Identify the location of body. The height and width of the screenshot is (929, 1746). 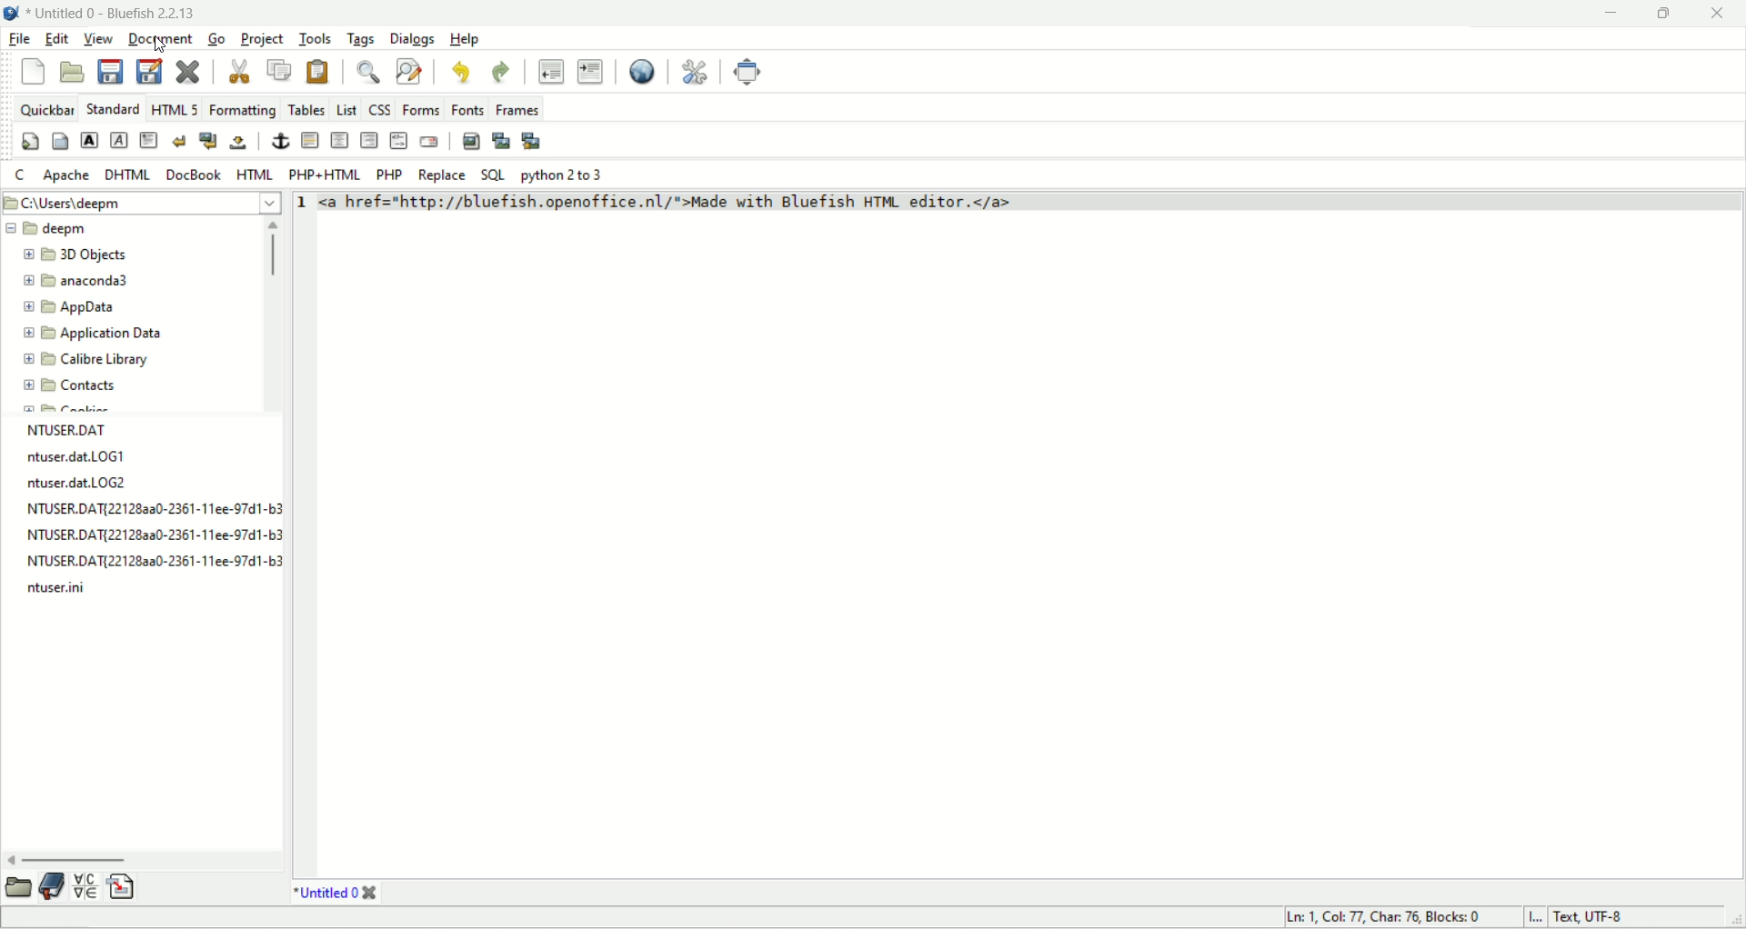
(60, 144).